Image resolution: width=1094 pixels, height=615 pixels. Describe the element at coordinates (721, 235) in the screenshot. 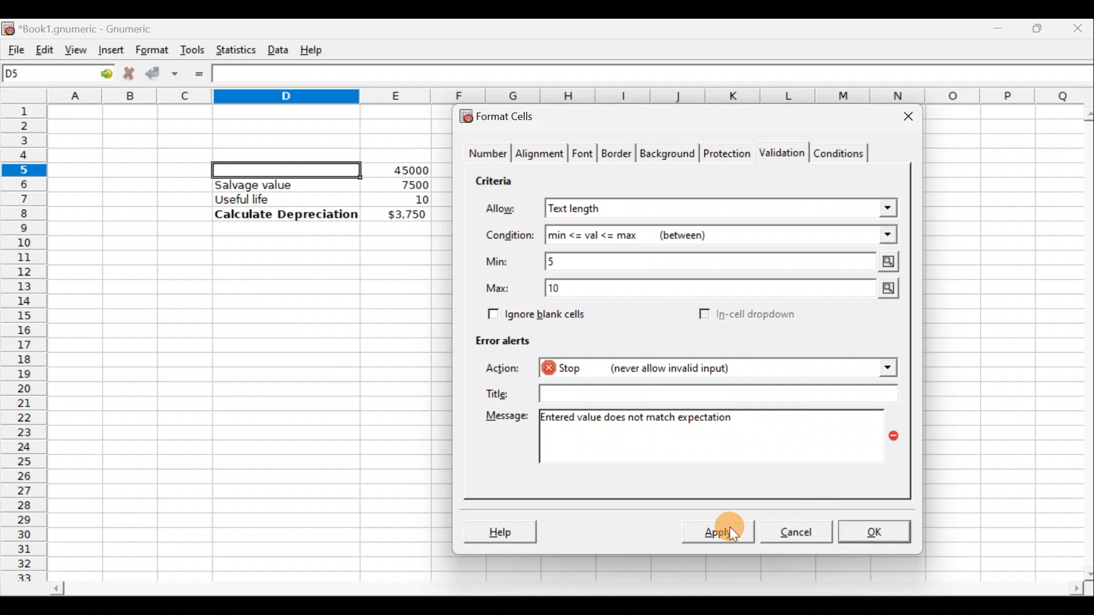

I see `min<=val<=max (between)` at that location.